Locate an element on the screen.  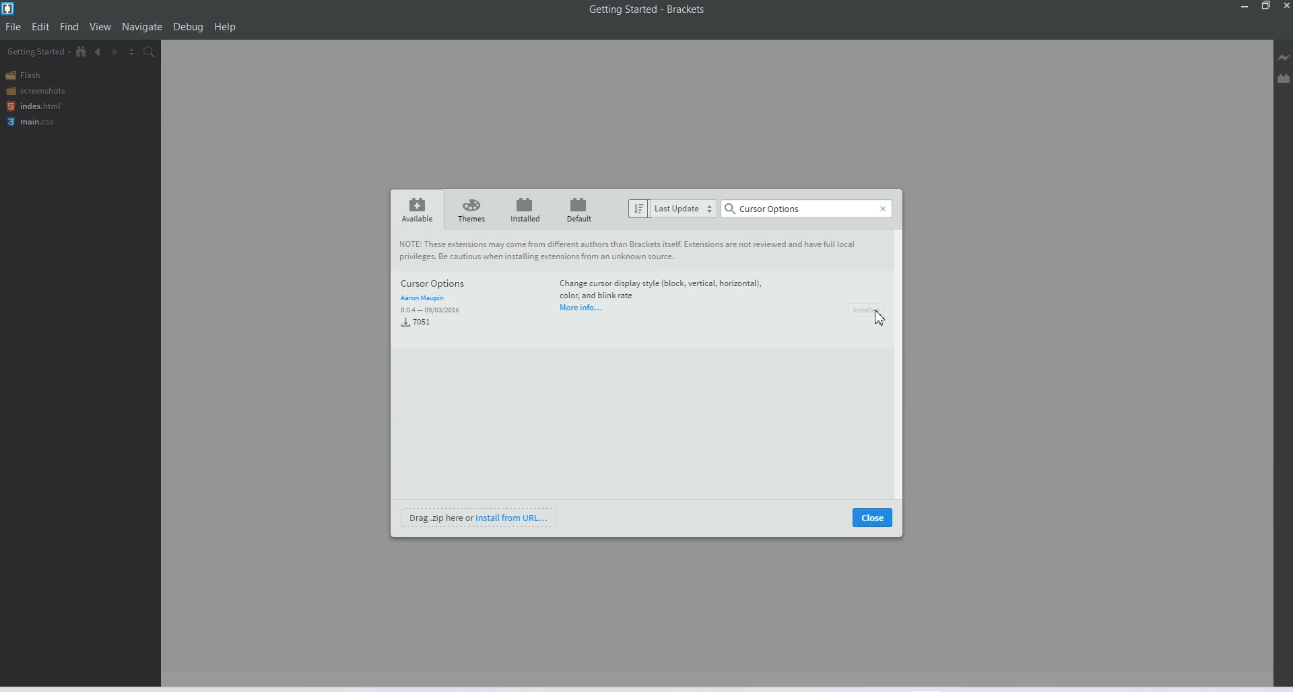
default is located at coordinates (576, 209).